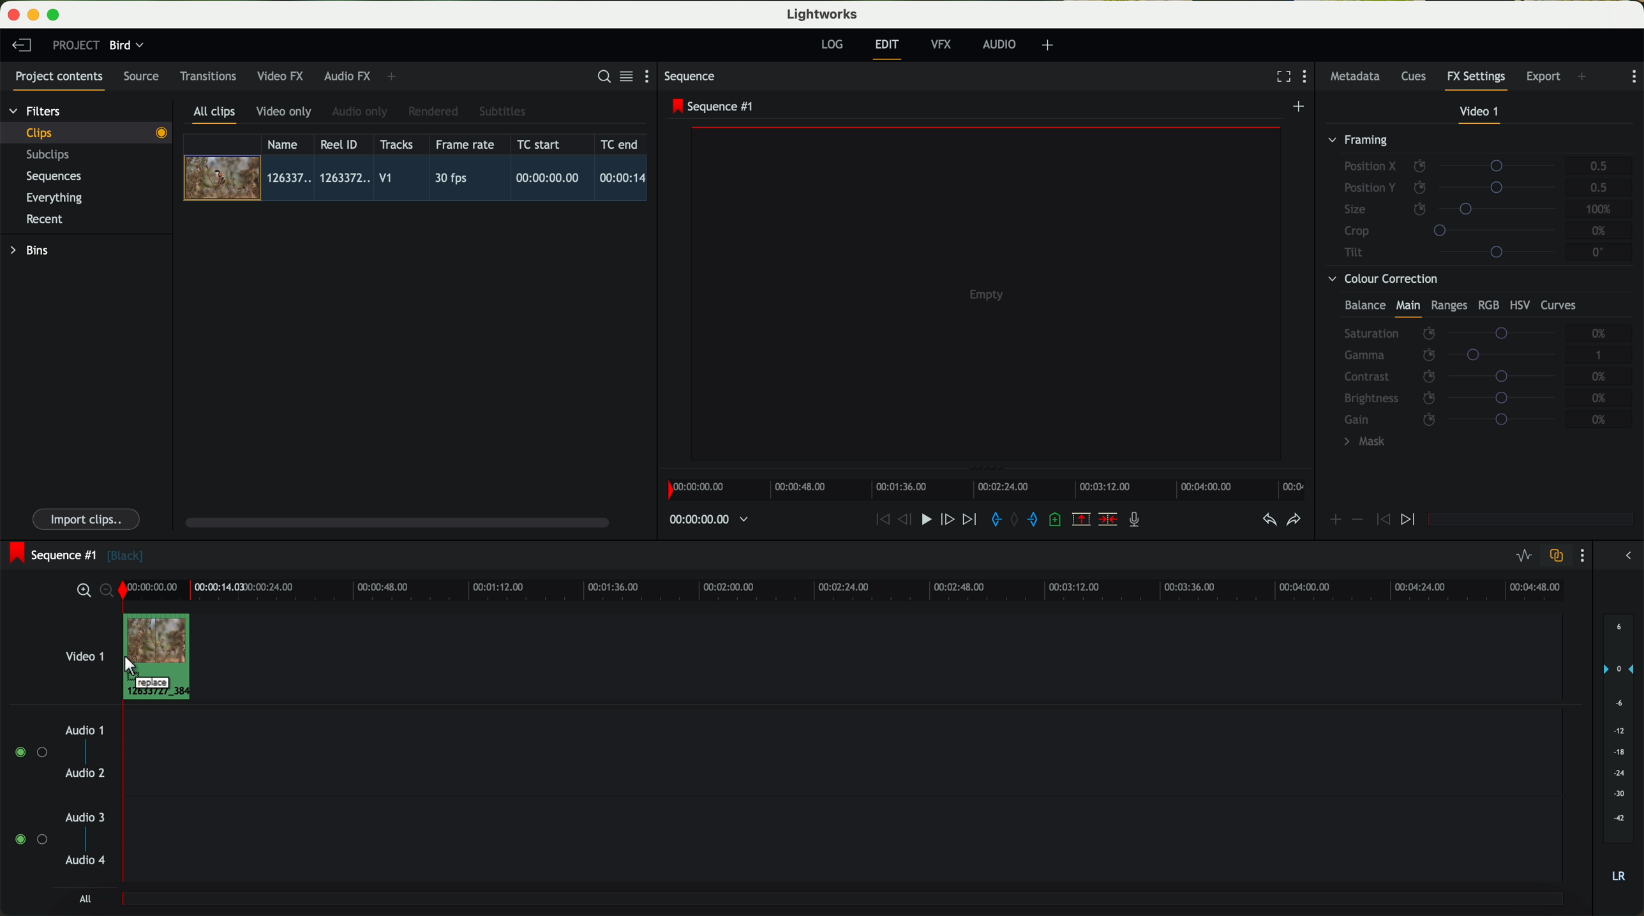 The height and width of the screenshot is (916, 1644). I want to click on delete/cut, so click(1108, 520).